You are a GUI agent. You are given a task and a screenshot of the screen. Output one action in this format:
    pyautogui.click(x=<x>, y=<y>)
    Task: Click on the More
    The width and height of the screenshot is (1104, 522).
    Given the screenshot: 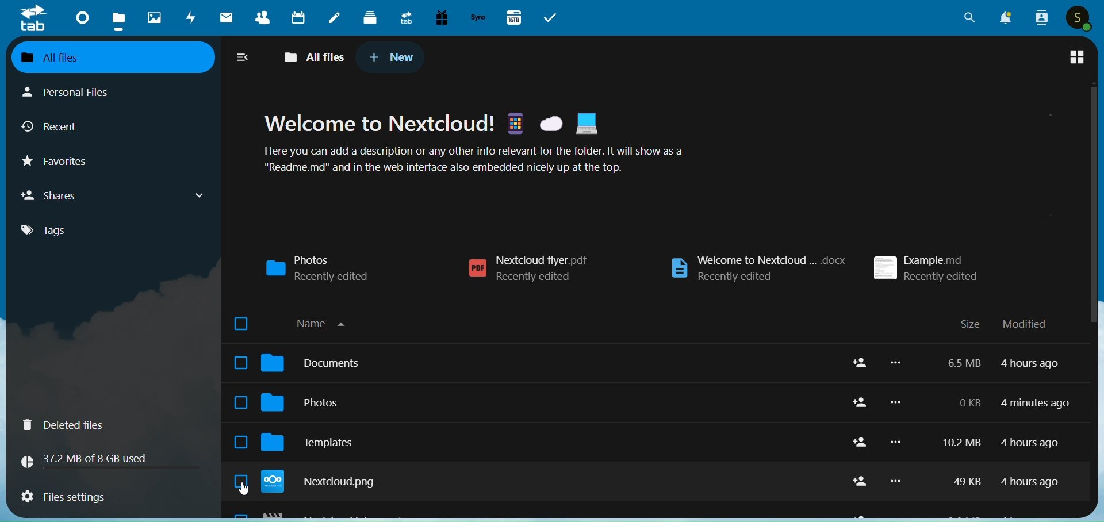 What is the action you would take?
    pyautogui.click(x=896, y=481)
    